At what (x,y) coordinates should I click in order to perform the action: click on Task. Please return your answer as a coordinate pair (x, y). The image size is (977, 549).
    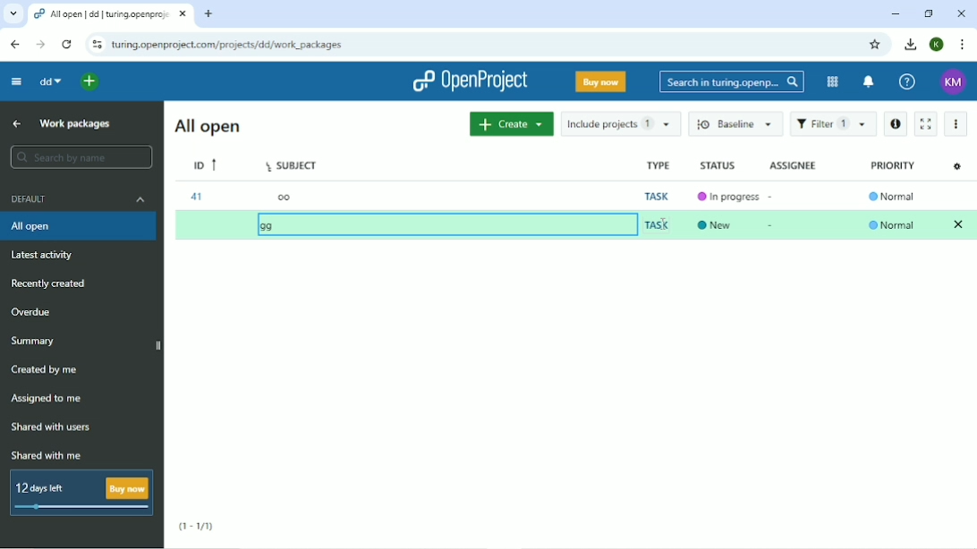
    Looking at the image, I should click on (655, 195).